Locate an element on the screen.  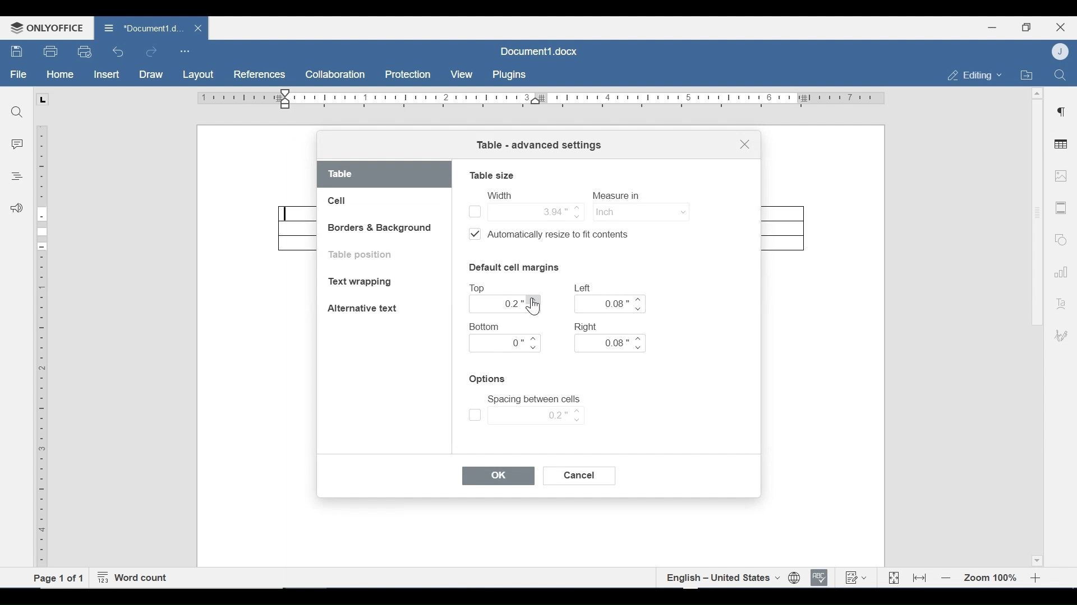
Collaboration is located at coordinates (336, 75).